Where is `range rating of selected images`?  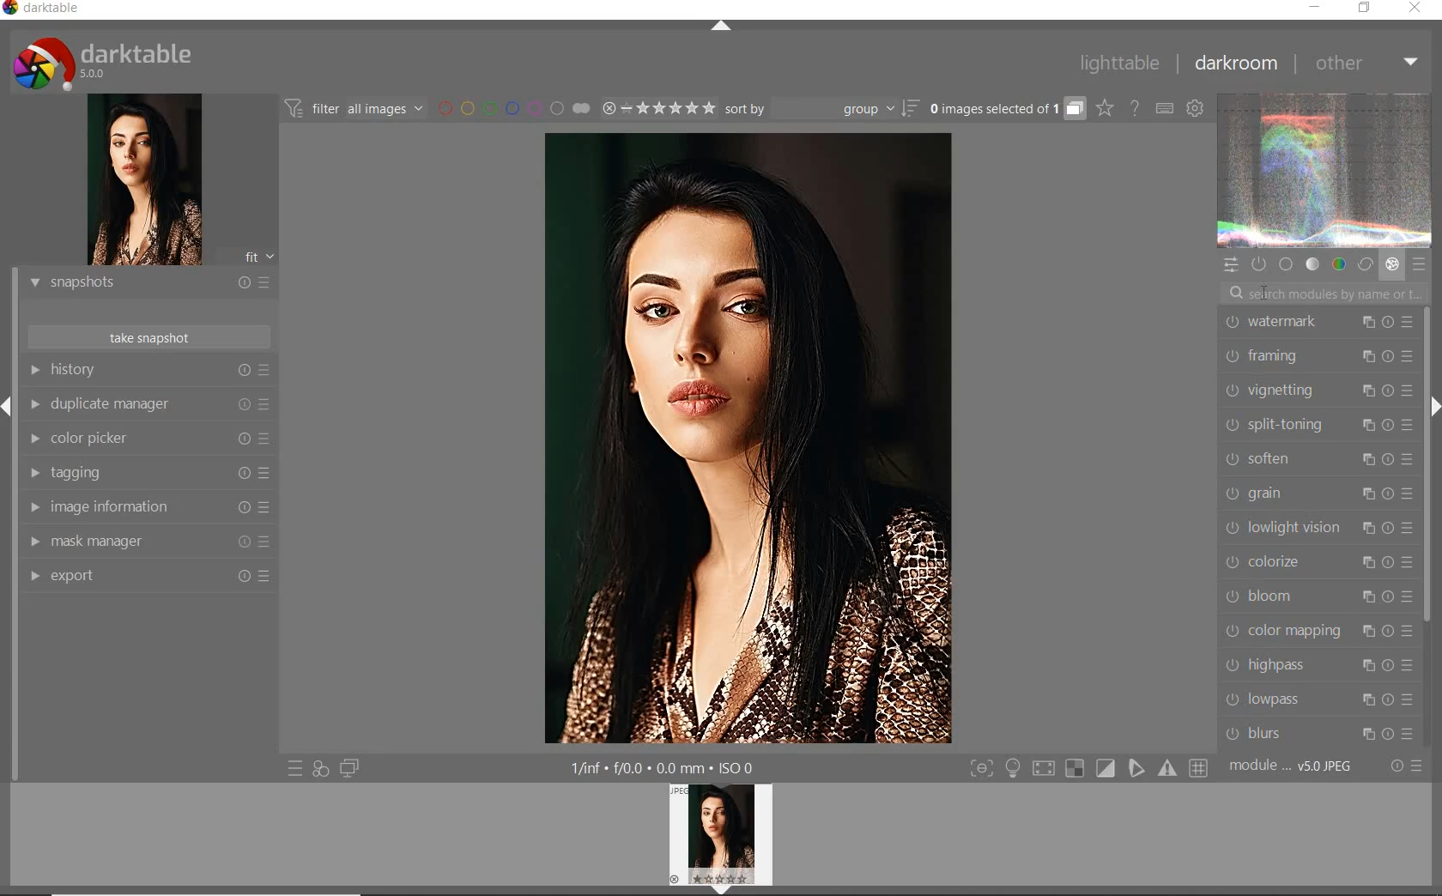
range rating of selected images is located at coordinates (656, 109).